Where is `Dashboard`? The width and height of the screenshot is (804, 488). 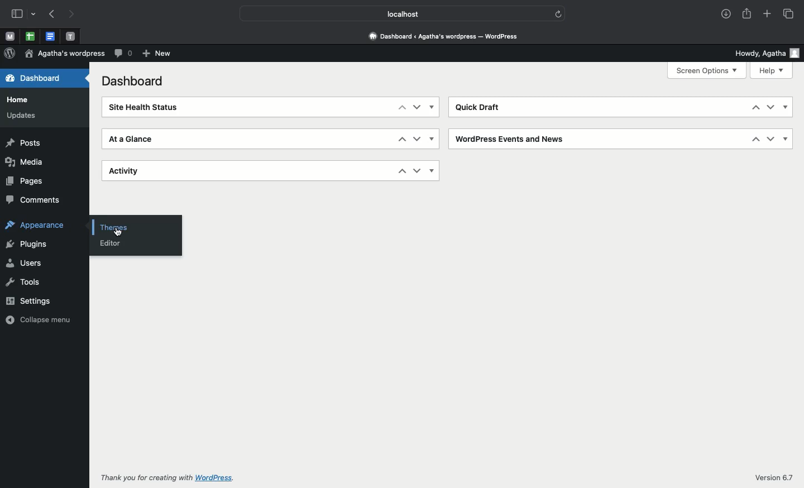
Dashboard is located at coordinates (40, 78).